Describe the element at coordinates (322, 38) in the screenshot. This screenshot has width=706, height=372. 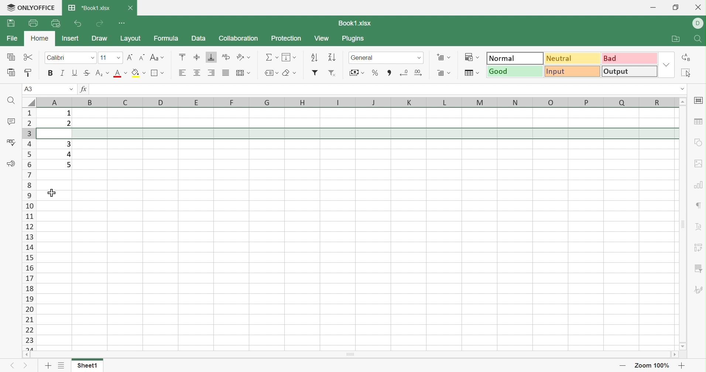
I see `View` at that location.